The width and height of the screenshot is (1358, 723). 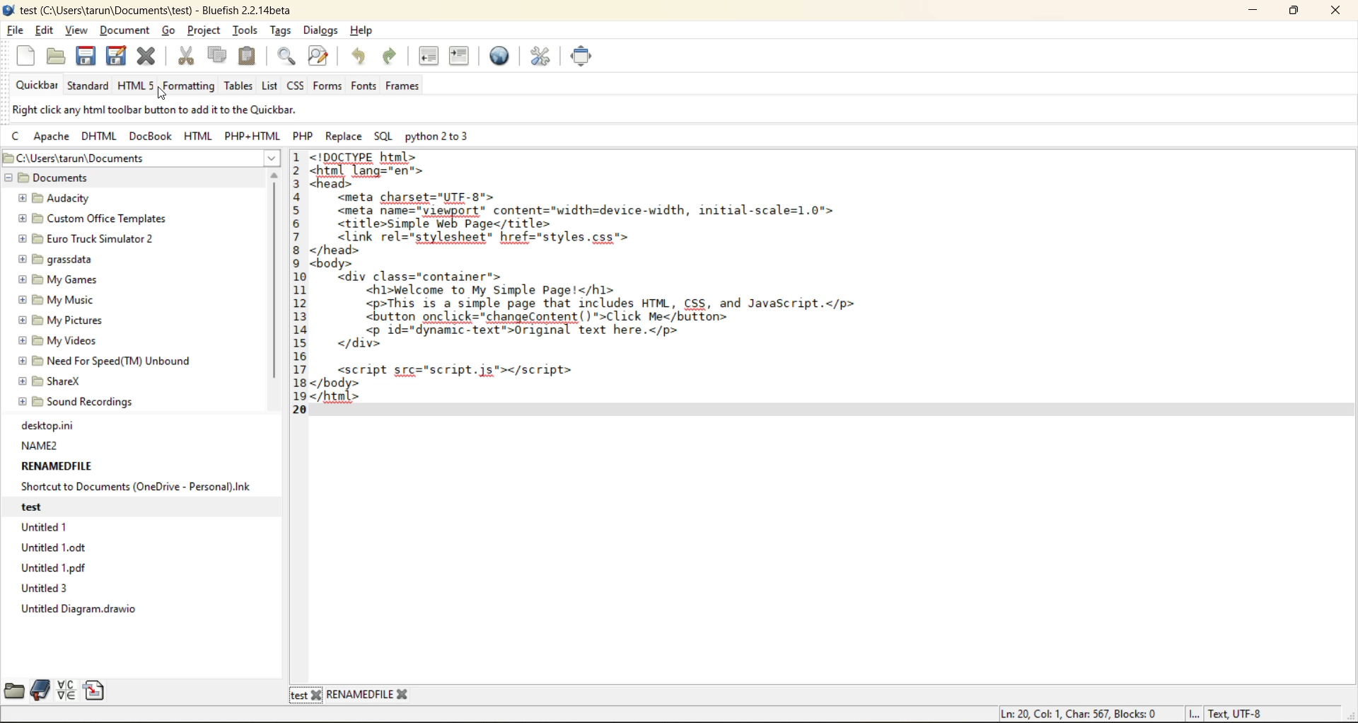 What do you see at coordinates (187, 55) in the screenshot?
I see `cut` at bounding box center [187, 55].